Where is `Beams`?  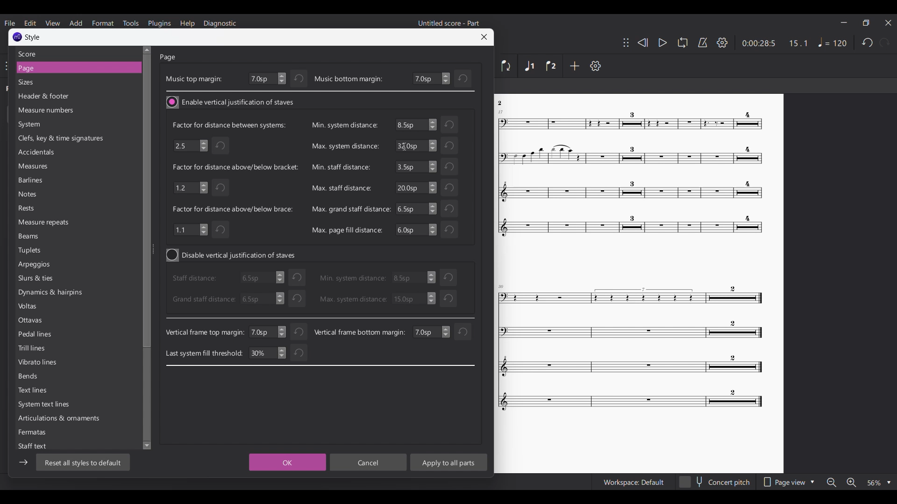 Beams is located at coordinates (45, 237).